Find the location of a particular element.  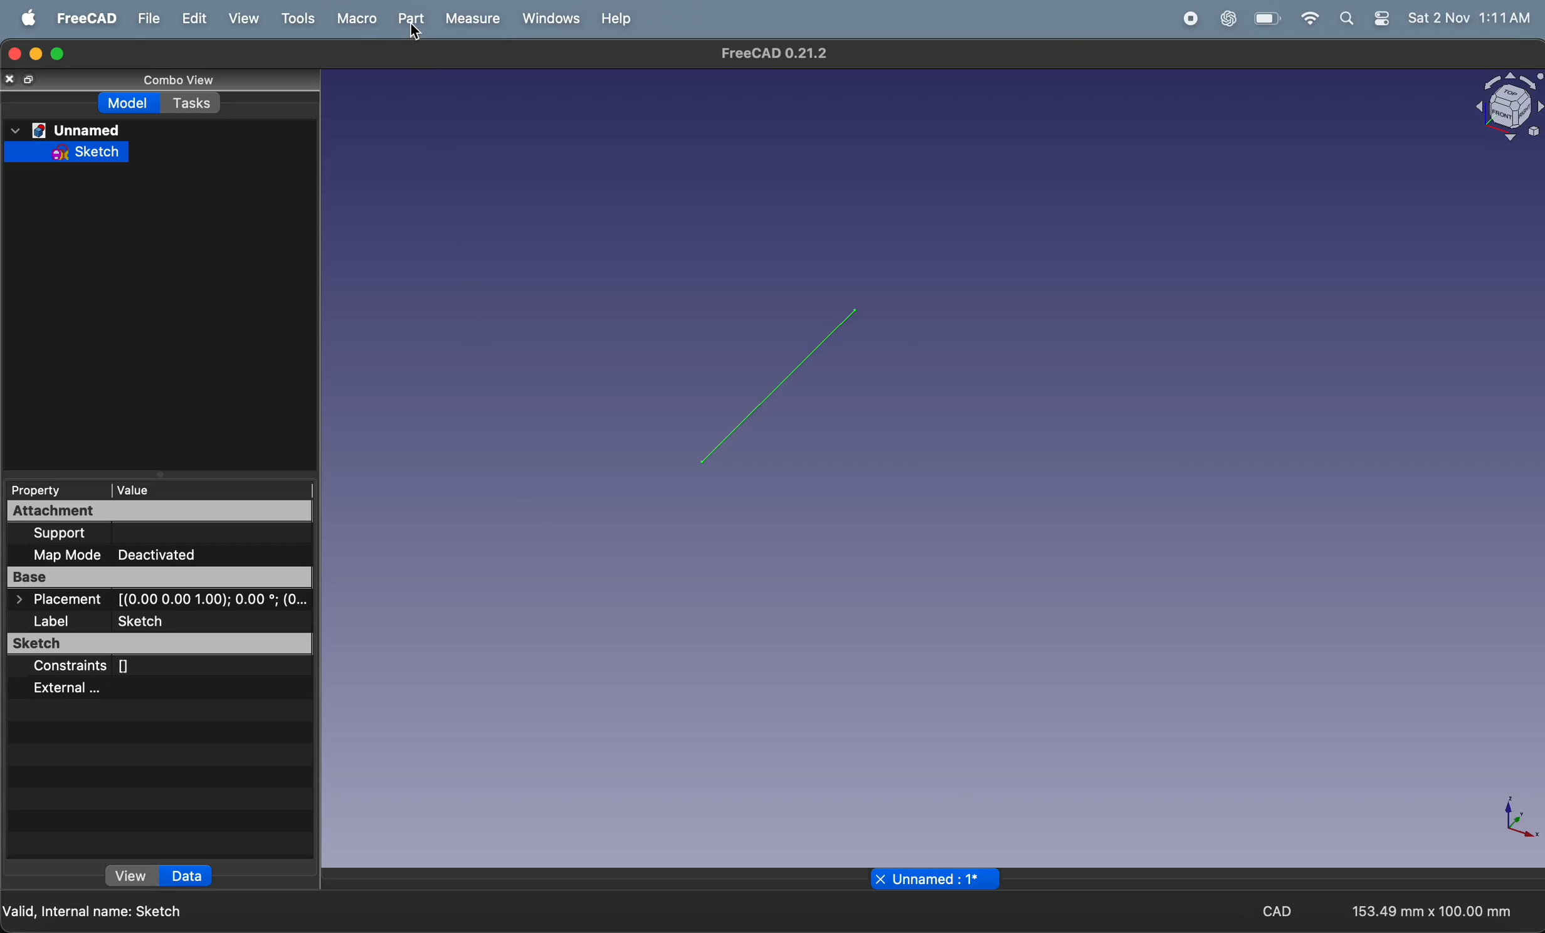

map mode is located at coordinates (61, 556).